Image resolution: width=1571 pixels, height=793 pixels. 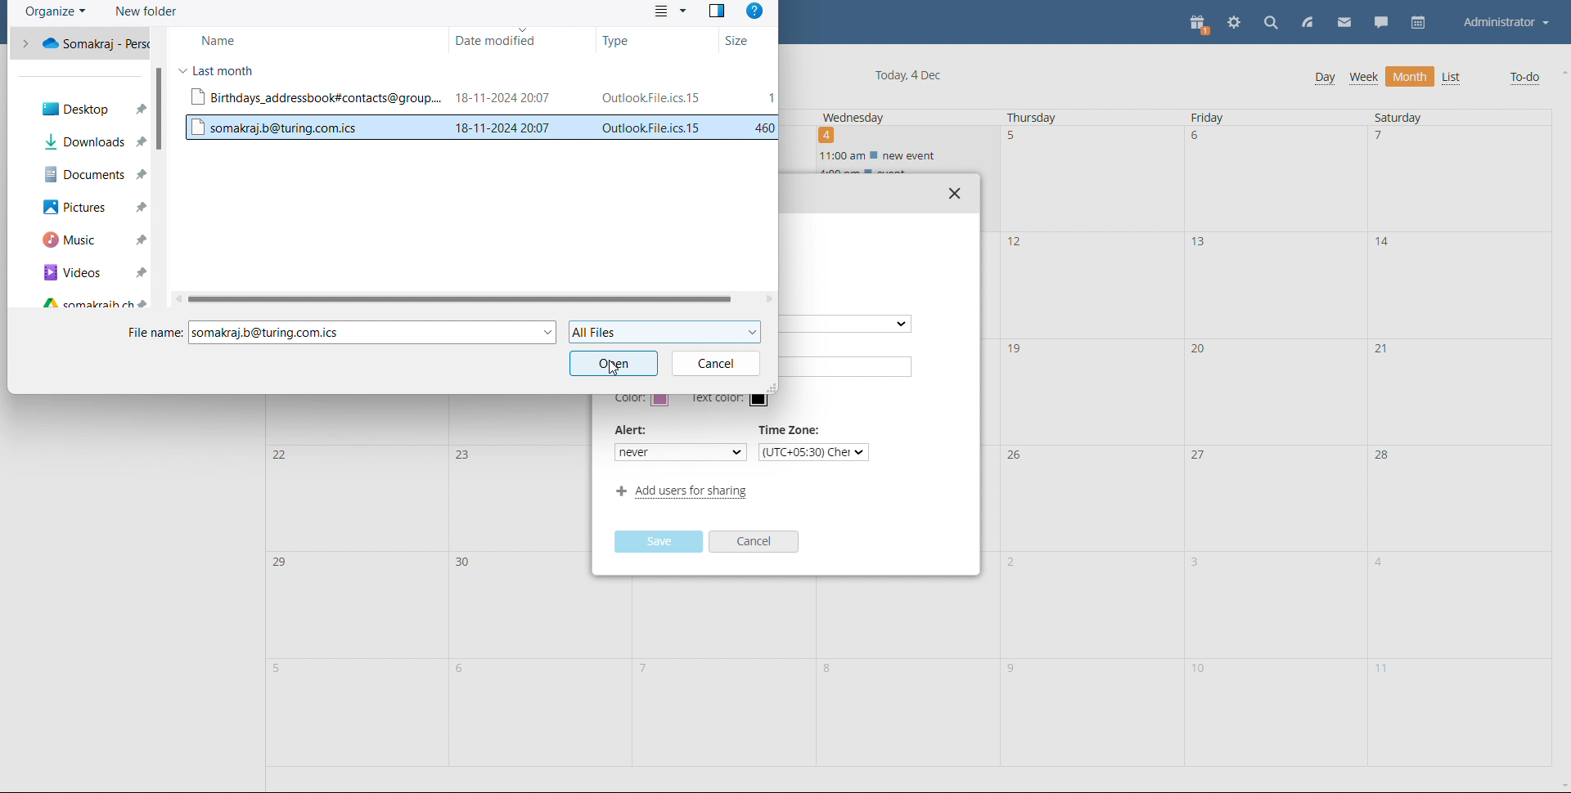 I want to click on , so click(x=744, y=38).